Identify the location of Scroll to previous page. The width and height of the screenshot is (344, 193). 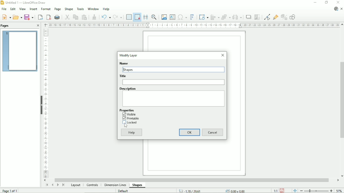
(52, 185).